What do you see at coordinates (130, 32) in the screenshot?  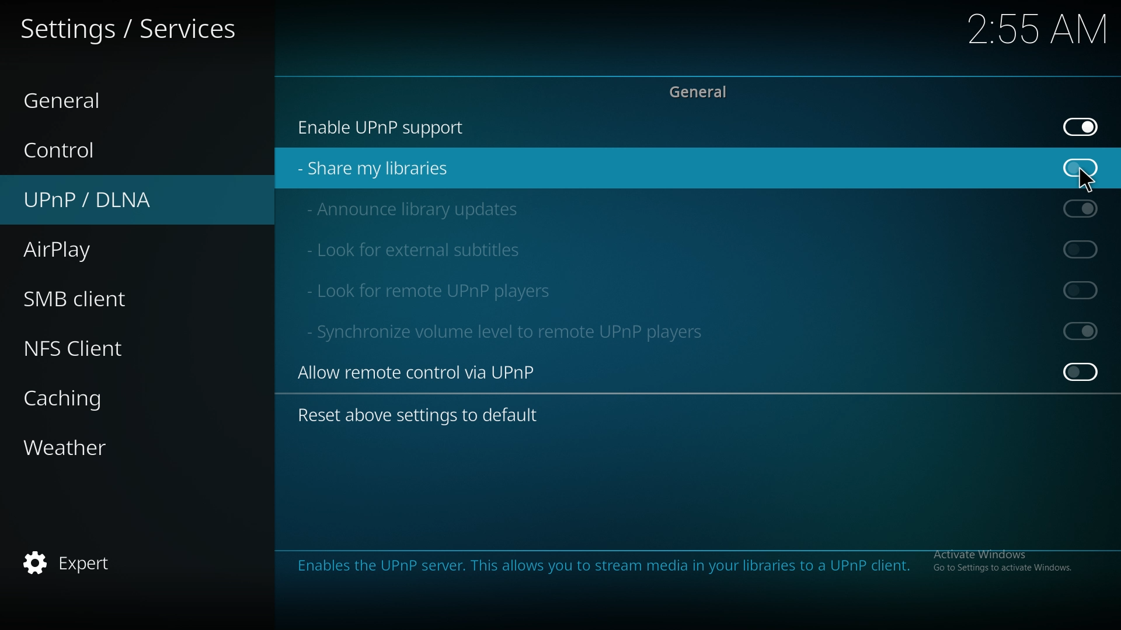 I see `services` at bounding box center [130, 32].